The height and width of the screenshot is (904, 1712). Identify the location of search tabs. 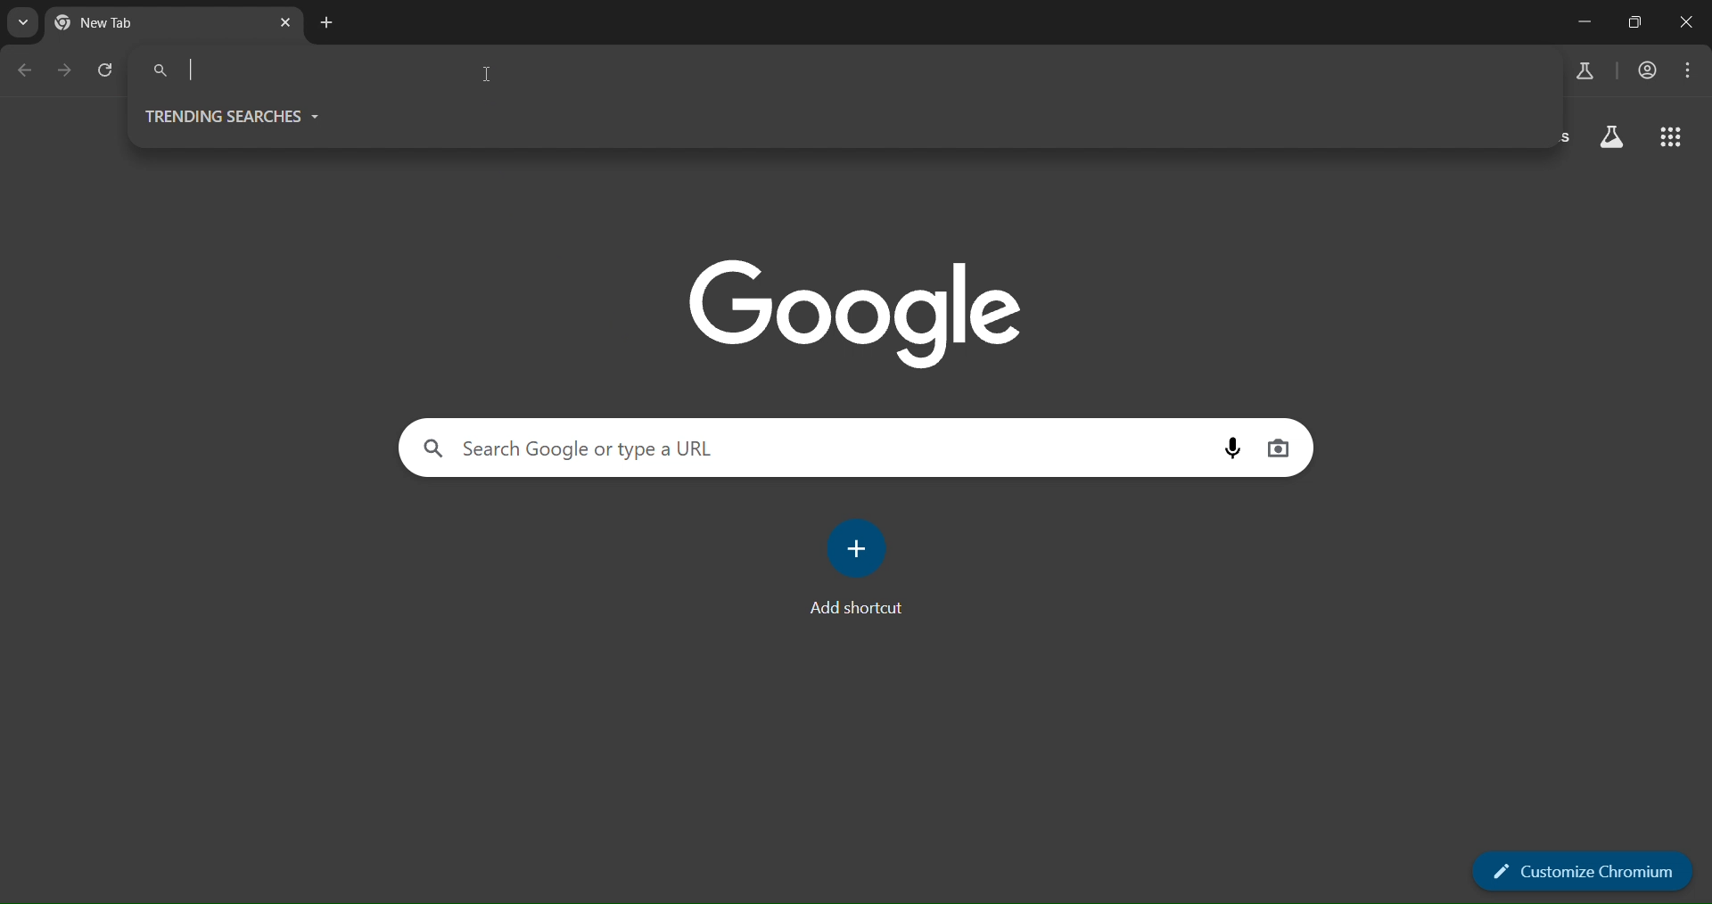
(20, 25).